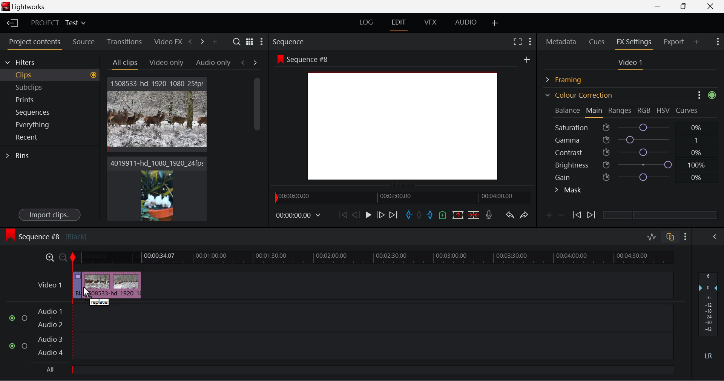 Image resolution: width=724 pixels, height=381 pixels. Describe the element at coordinates (717, 41) in the screenshot. I see `Show Settings` at that location.